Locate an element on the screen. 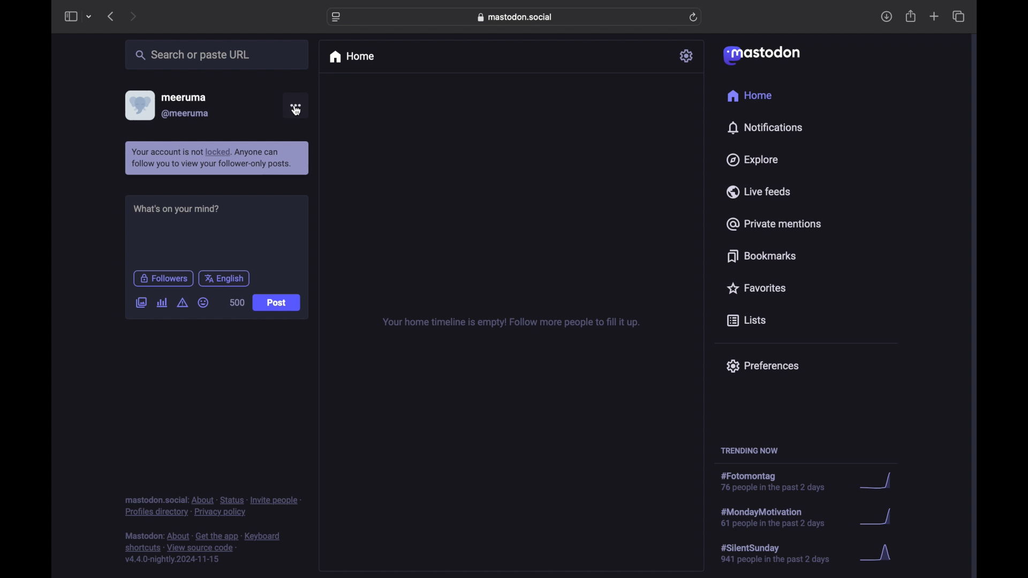  Cursor is located at coordinates (296, 111).